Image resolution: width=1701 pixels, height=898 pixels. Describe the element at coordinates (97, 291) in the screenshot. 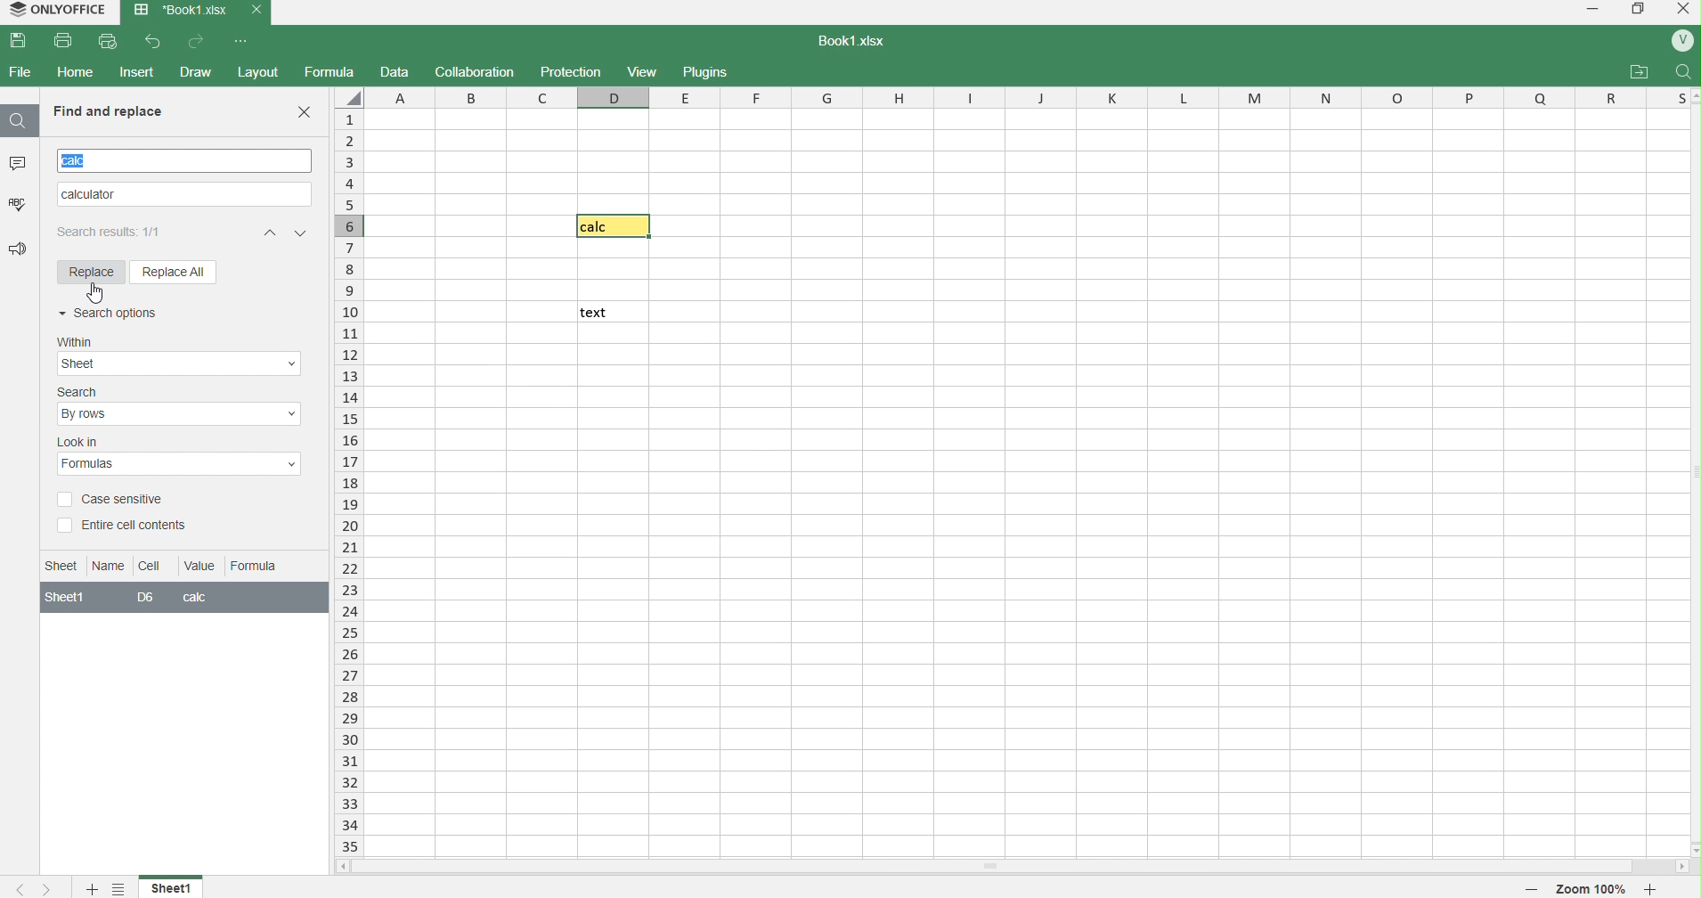

I see `cursor` at that location.